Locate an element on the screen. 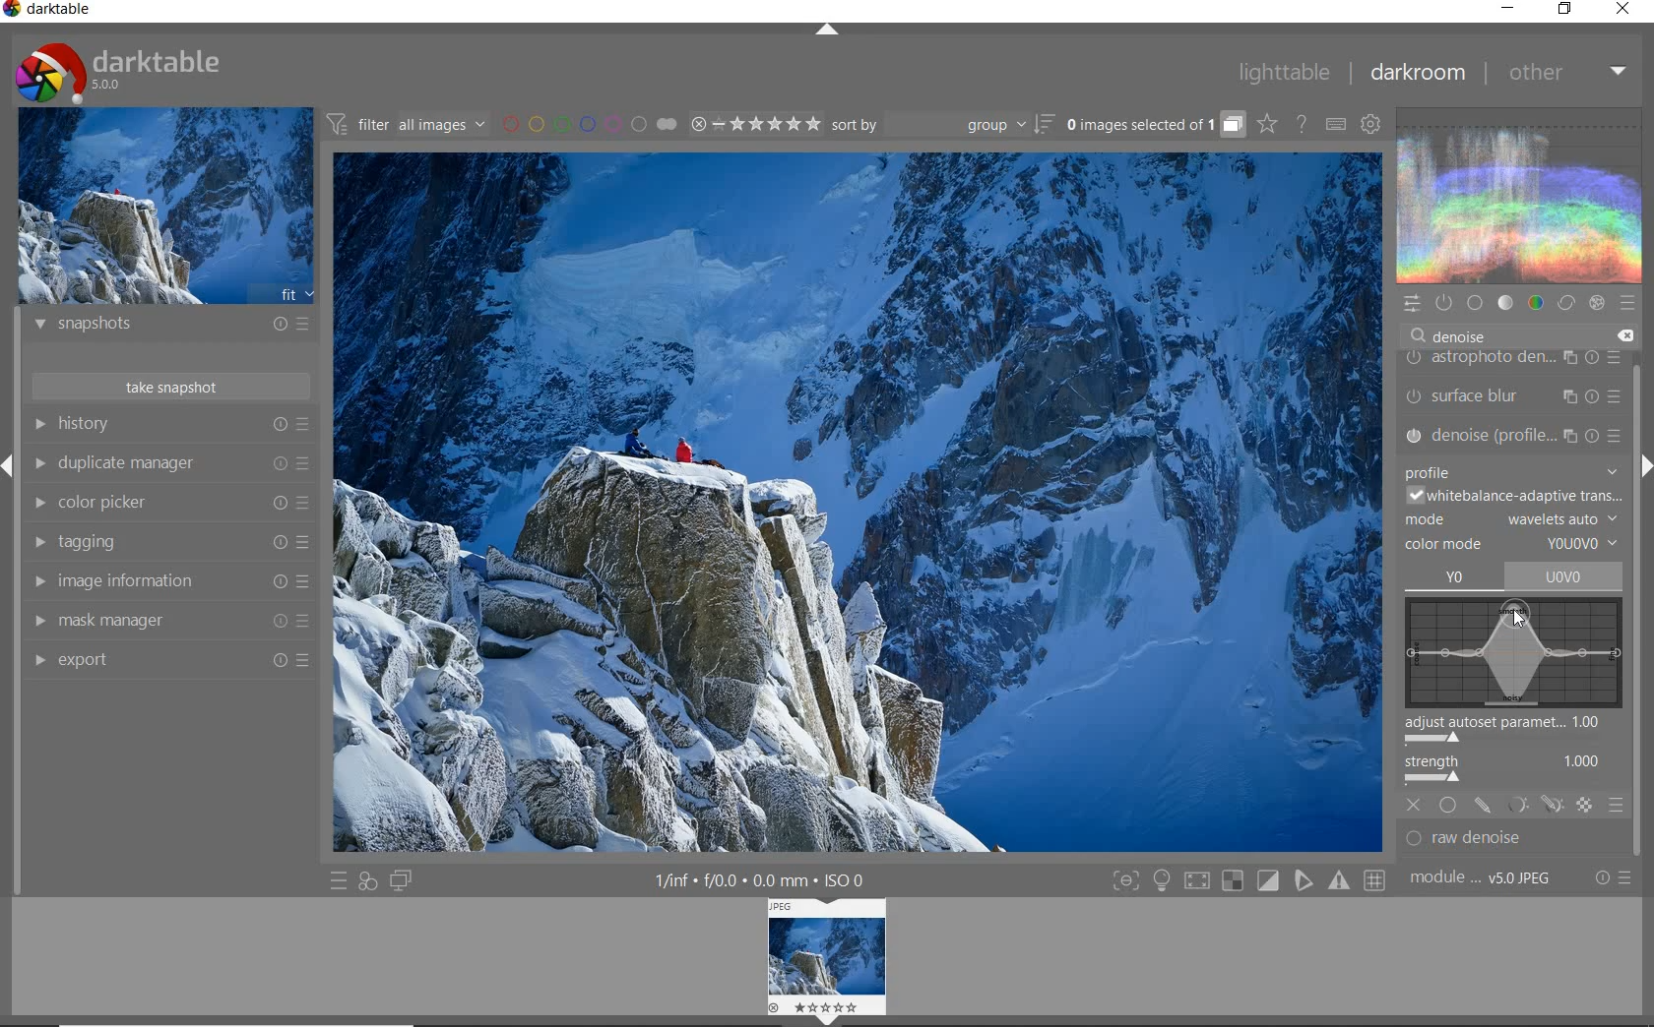 This screenshot has height=1027, width=1654. MASK OPTIONS is located at coordinates (1532, 807).